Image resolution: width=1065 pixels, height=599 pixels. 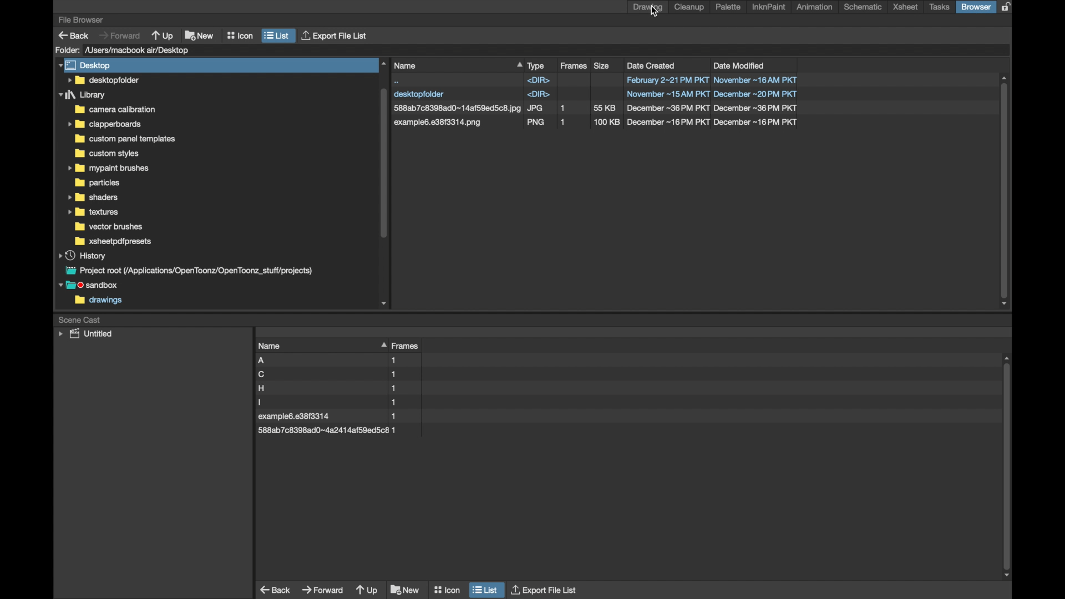 I want to click on folder, so click(x=107, y=169).